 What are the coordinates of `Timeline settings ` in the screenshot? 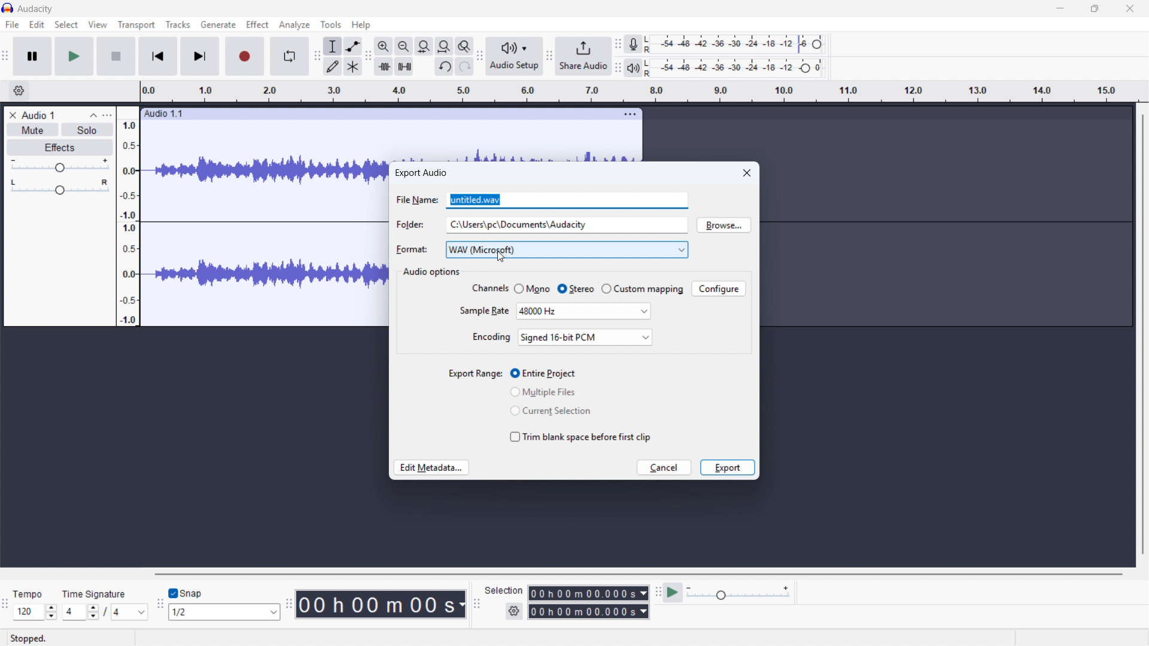 It's located at (17, 91).